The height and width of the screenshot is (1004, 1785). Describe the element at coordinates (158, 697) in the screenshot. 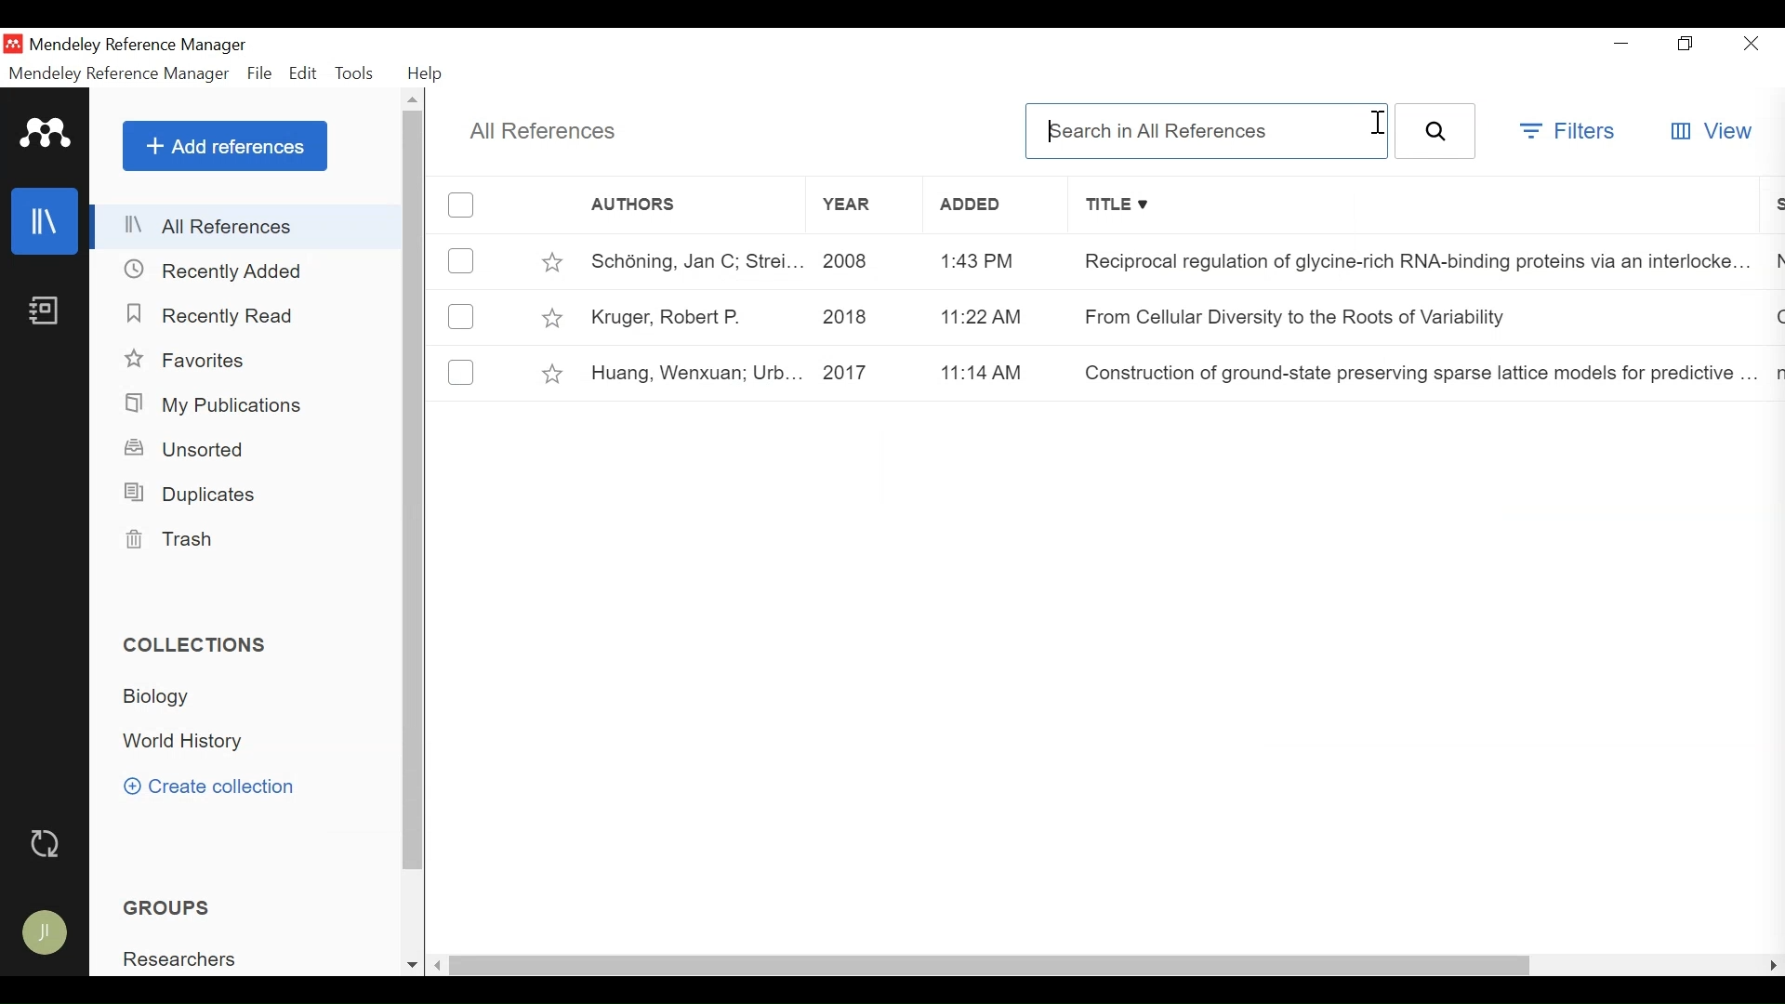

I see `Collection` at that location.